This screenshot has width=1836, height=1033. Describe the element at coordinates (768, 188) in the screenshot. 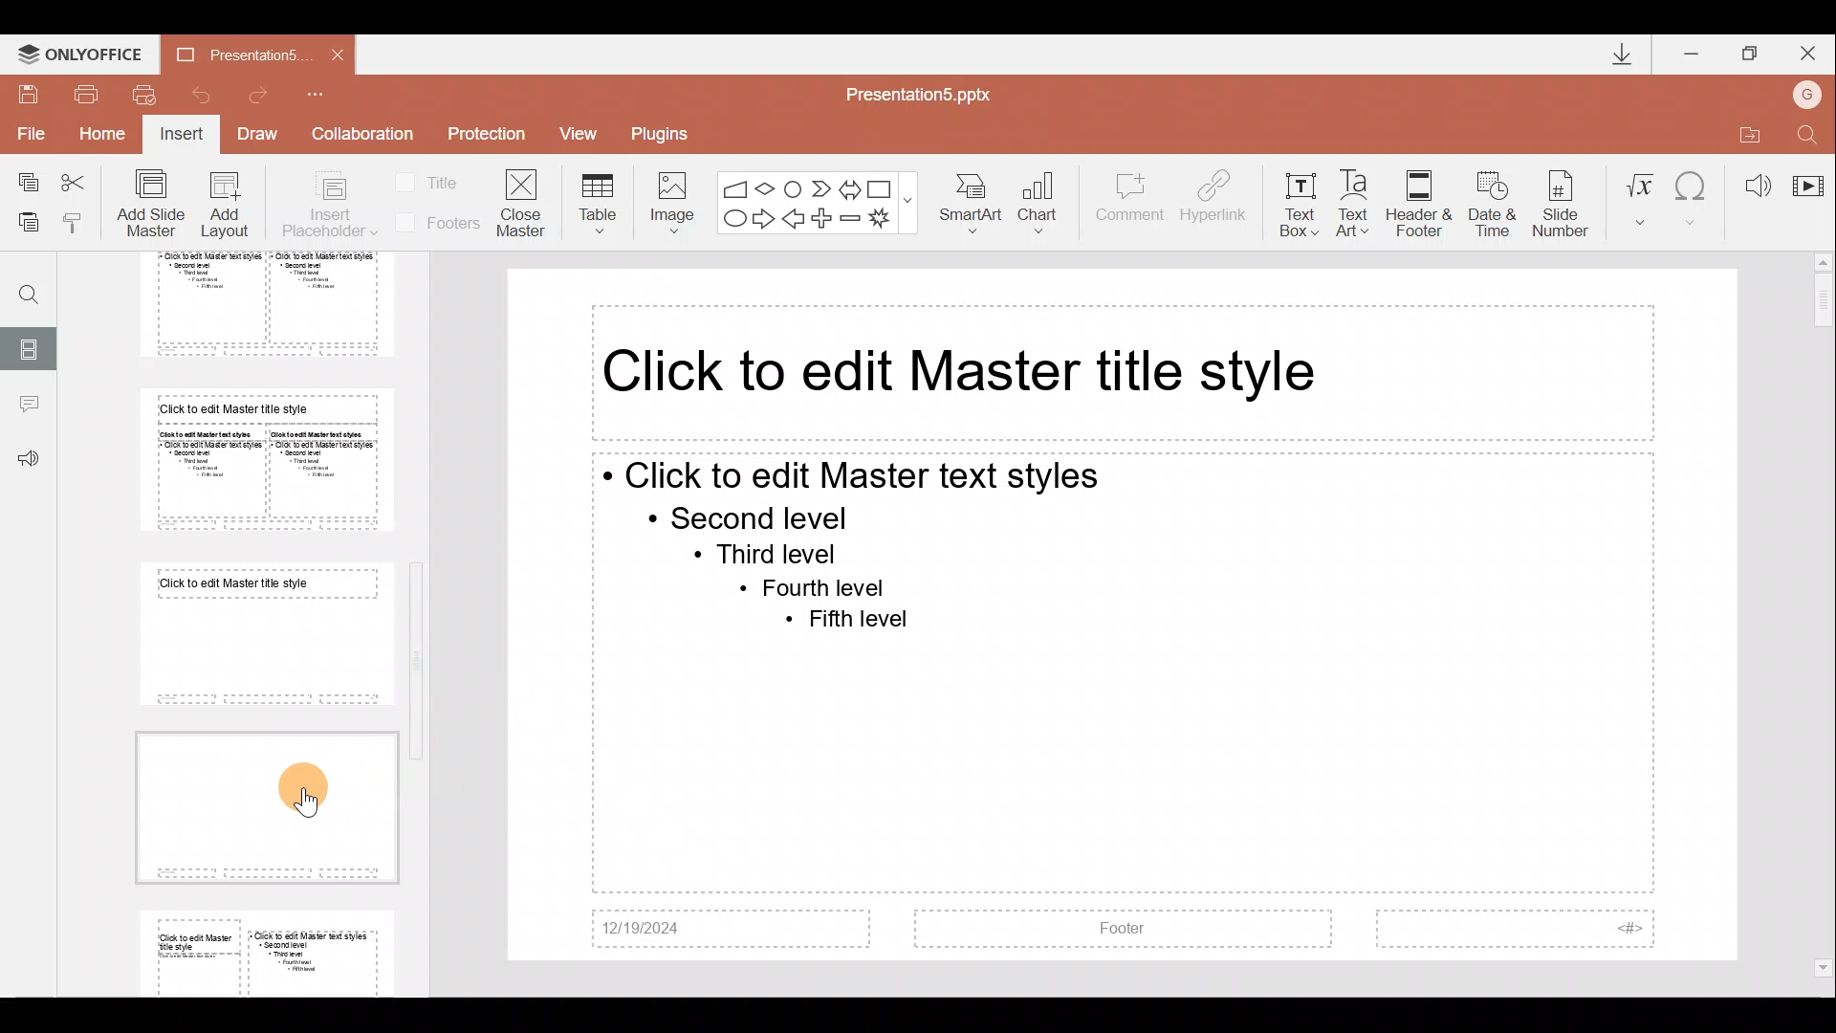

I see `Flow chart-decision` at that location.